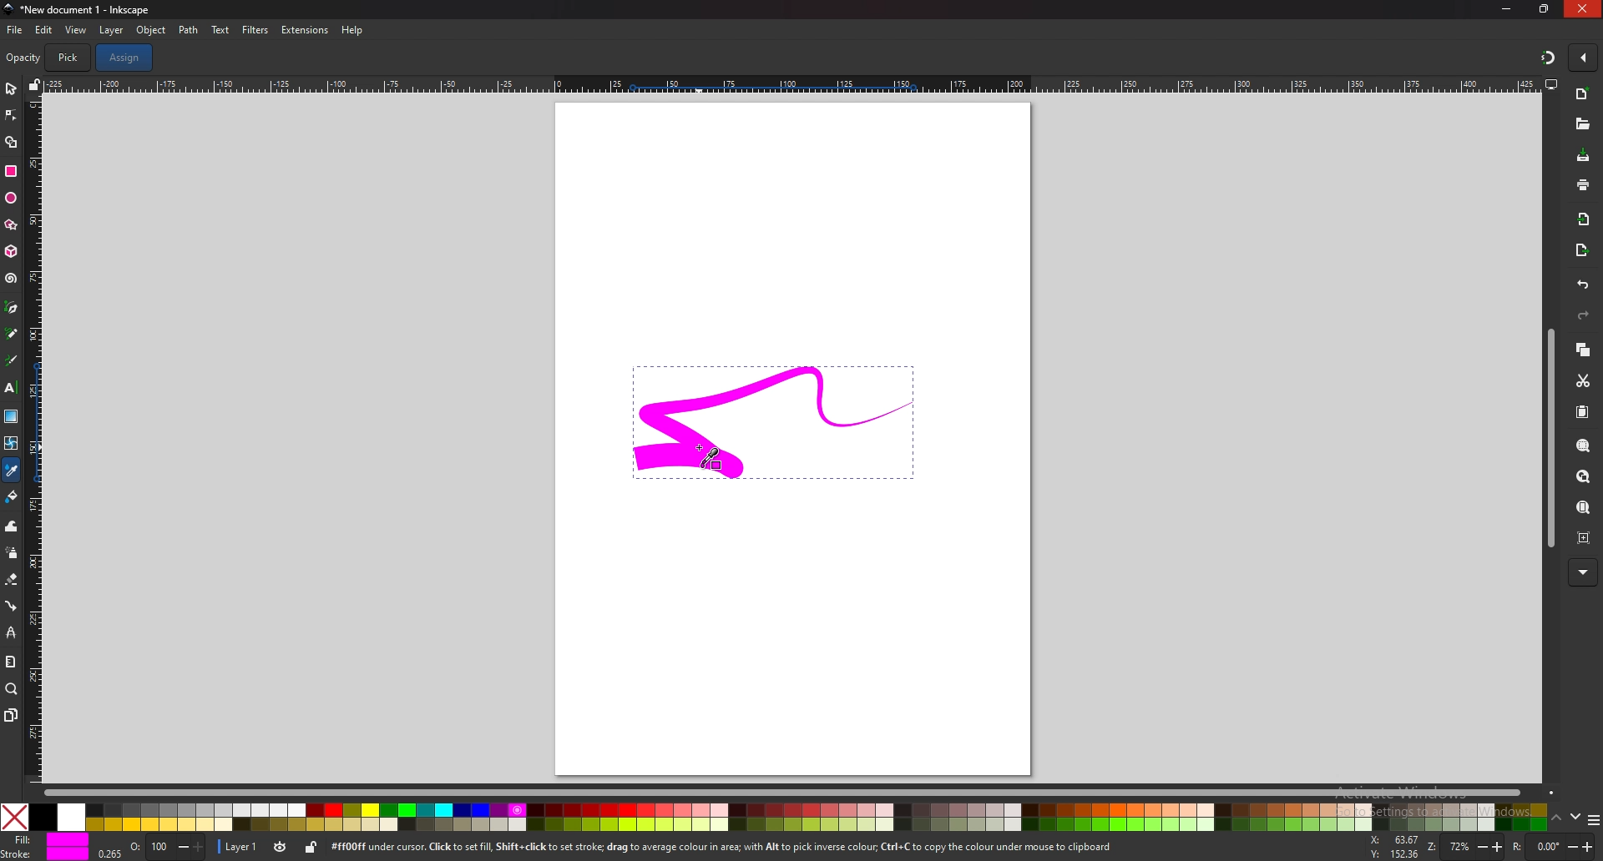  Describe the element at coordinates (1545, 9) in the screenshot. I see `resize` at that location.